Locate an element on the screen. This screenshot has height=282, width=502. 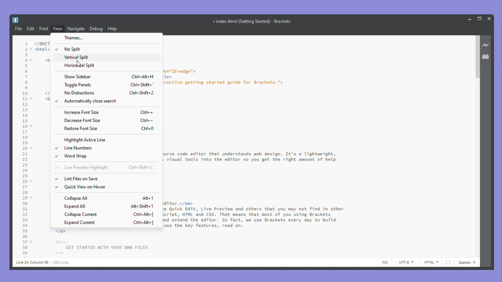
code fold is located at coordinates (32, 181).